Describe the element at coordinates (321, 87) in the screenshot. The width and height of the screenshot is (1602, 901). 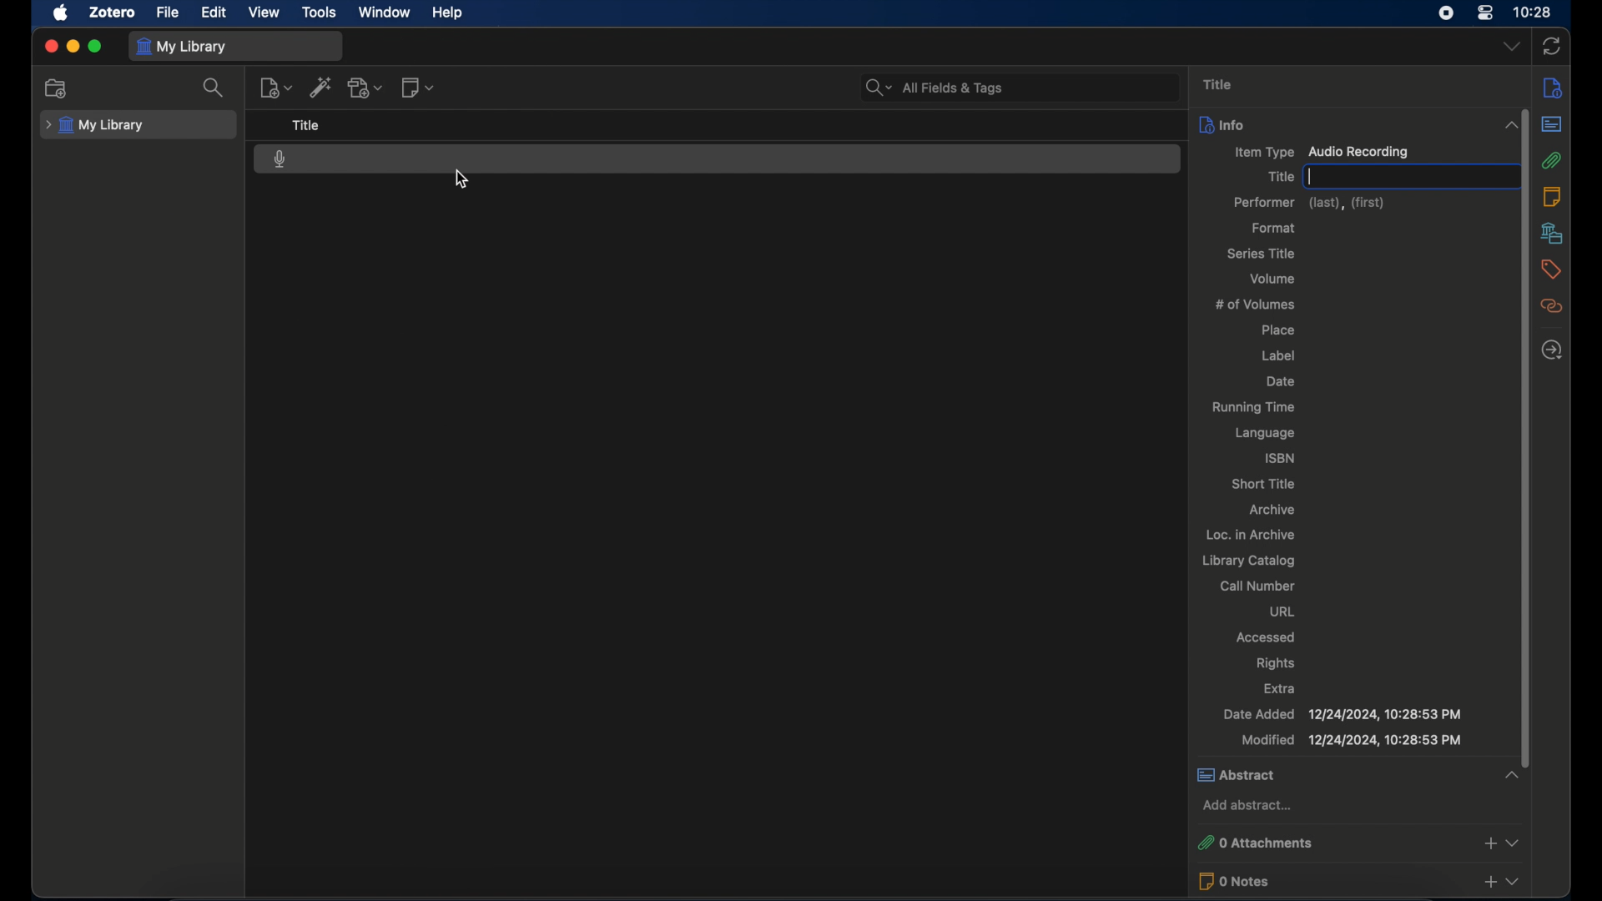
I see `add item by identifier` at that location.